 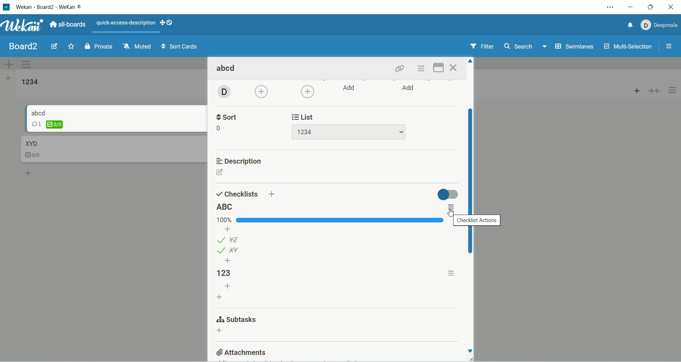 I want to click on add, so click(x=350, y=88).